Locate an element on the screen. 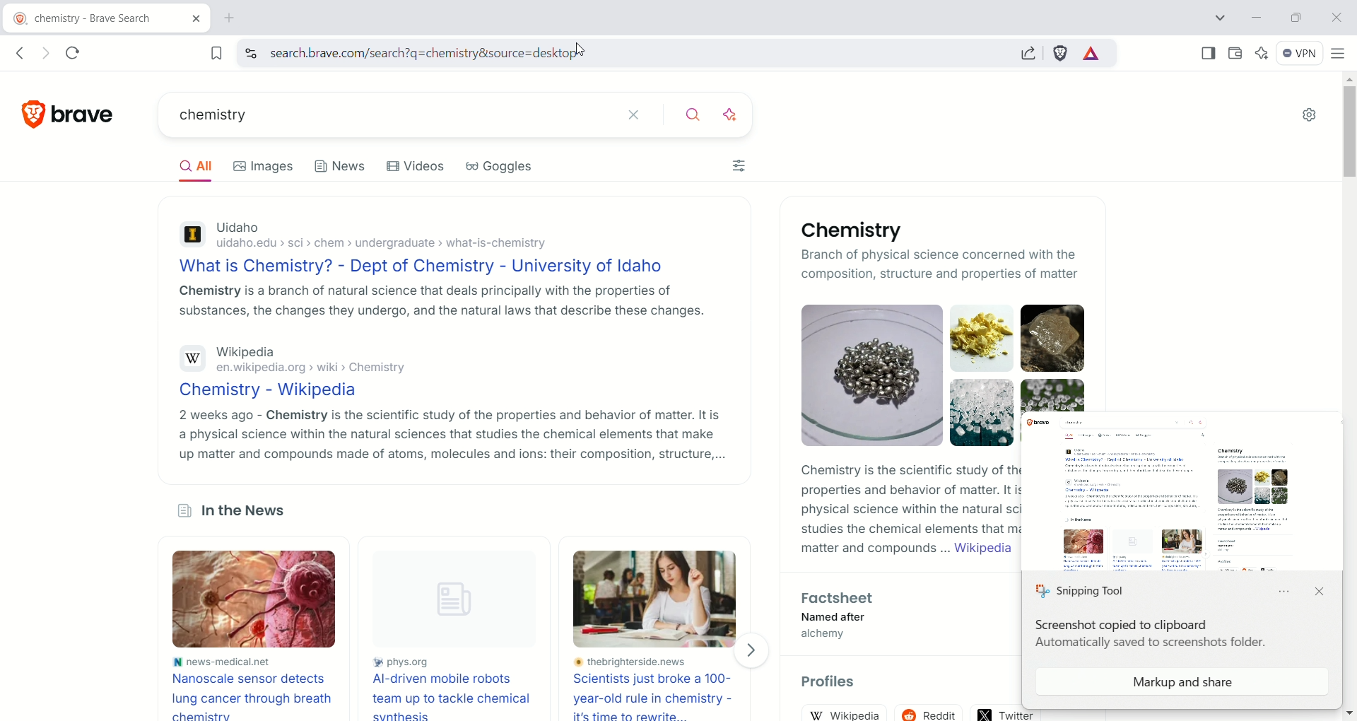  share this page is located at coordinates (1028, 52).